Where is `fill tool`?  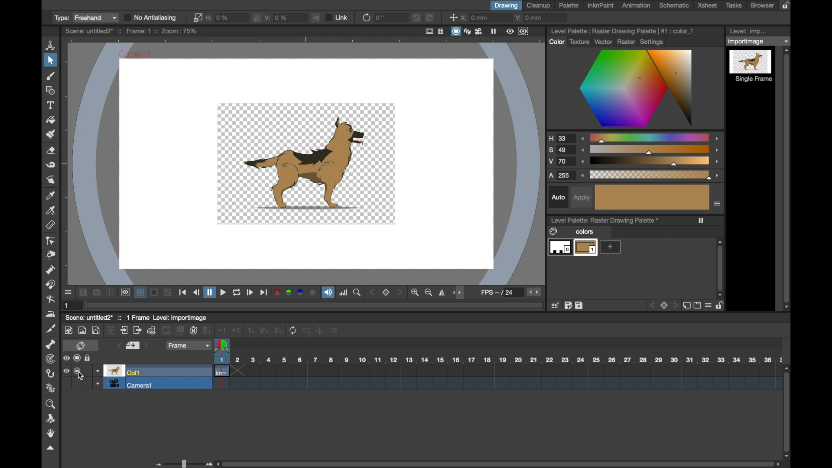 fill tool is located at coordinates (50, 119).